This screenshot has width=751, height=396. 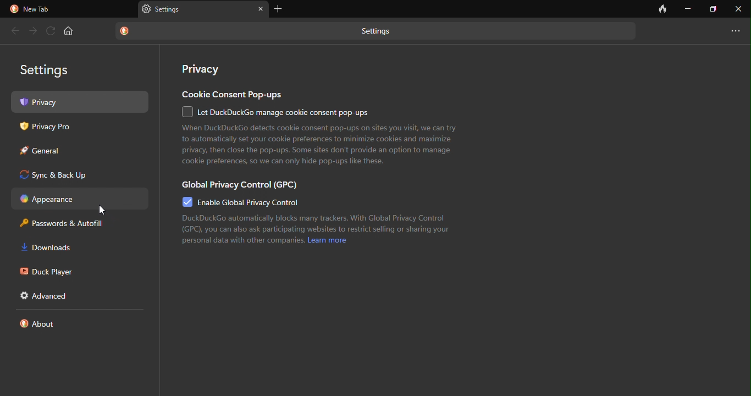 What do you see at coordinates (324, 232) in the screenshot?
I see `text o global privacy control` at bounding box center [324, 232].